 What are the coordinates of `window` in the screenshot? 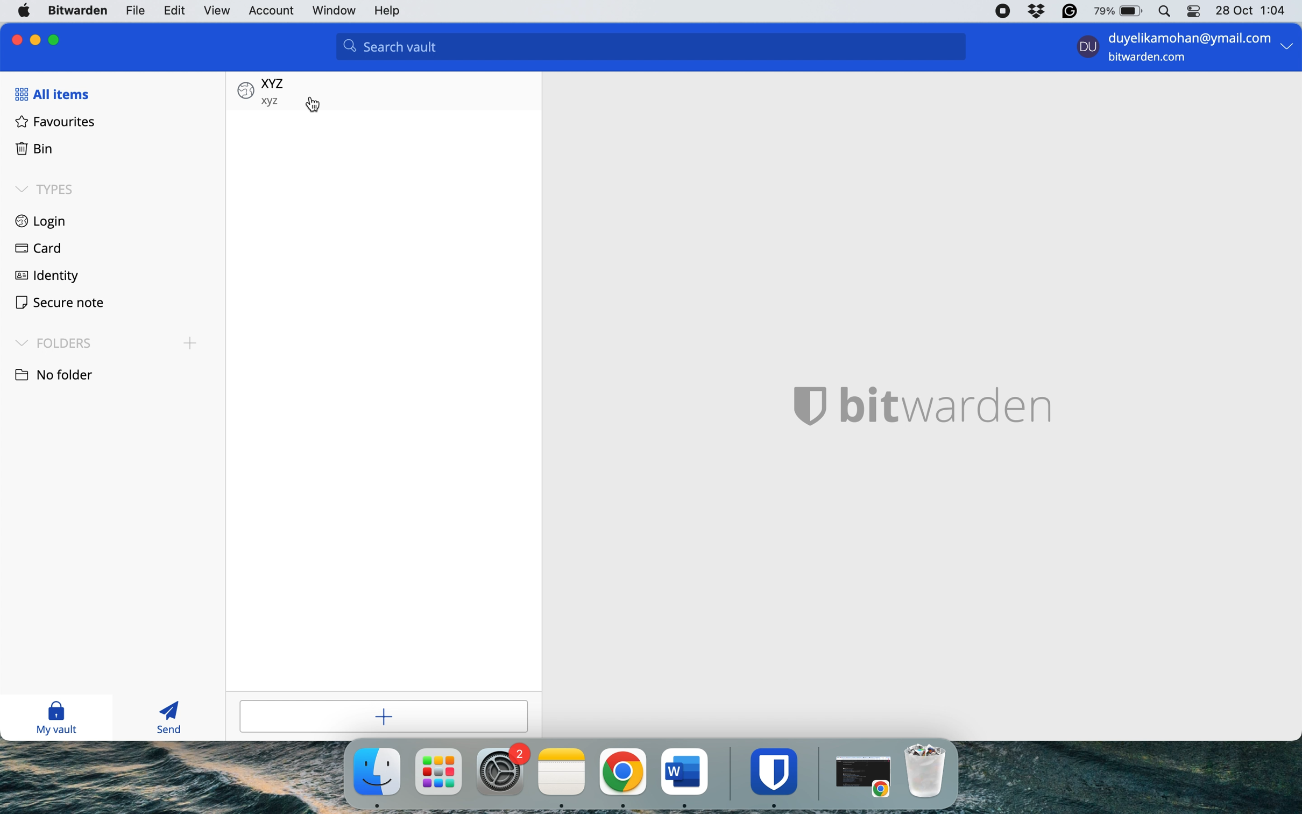 It's located at (335, 11).